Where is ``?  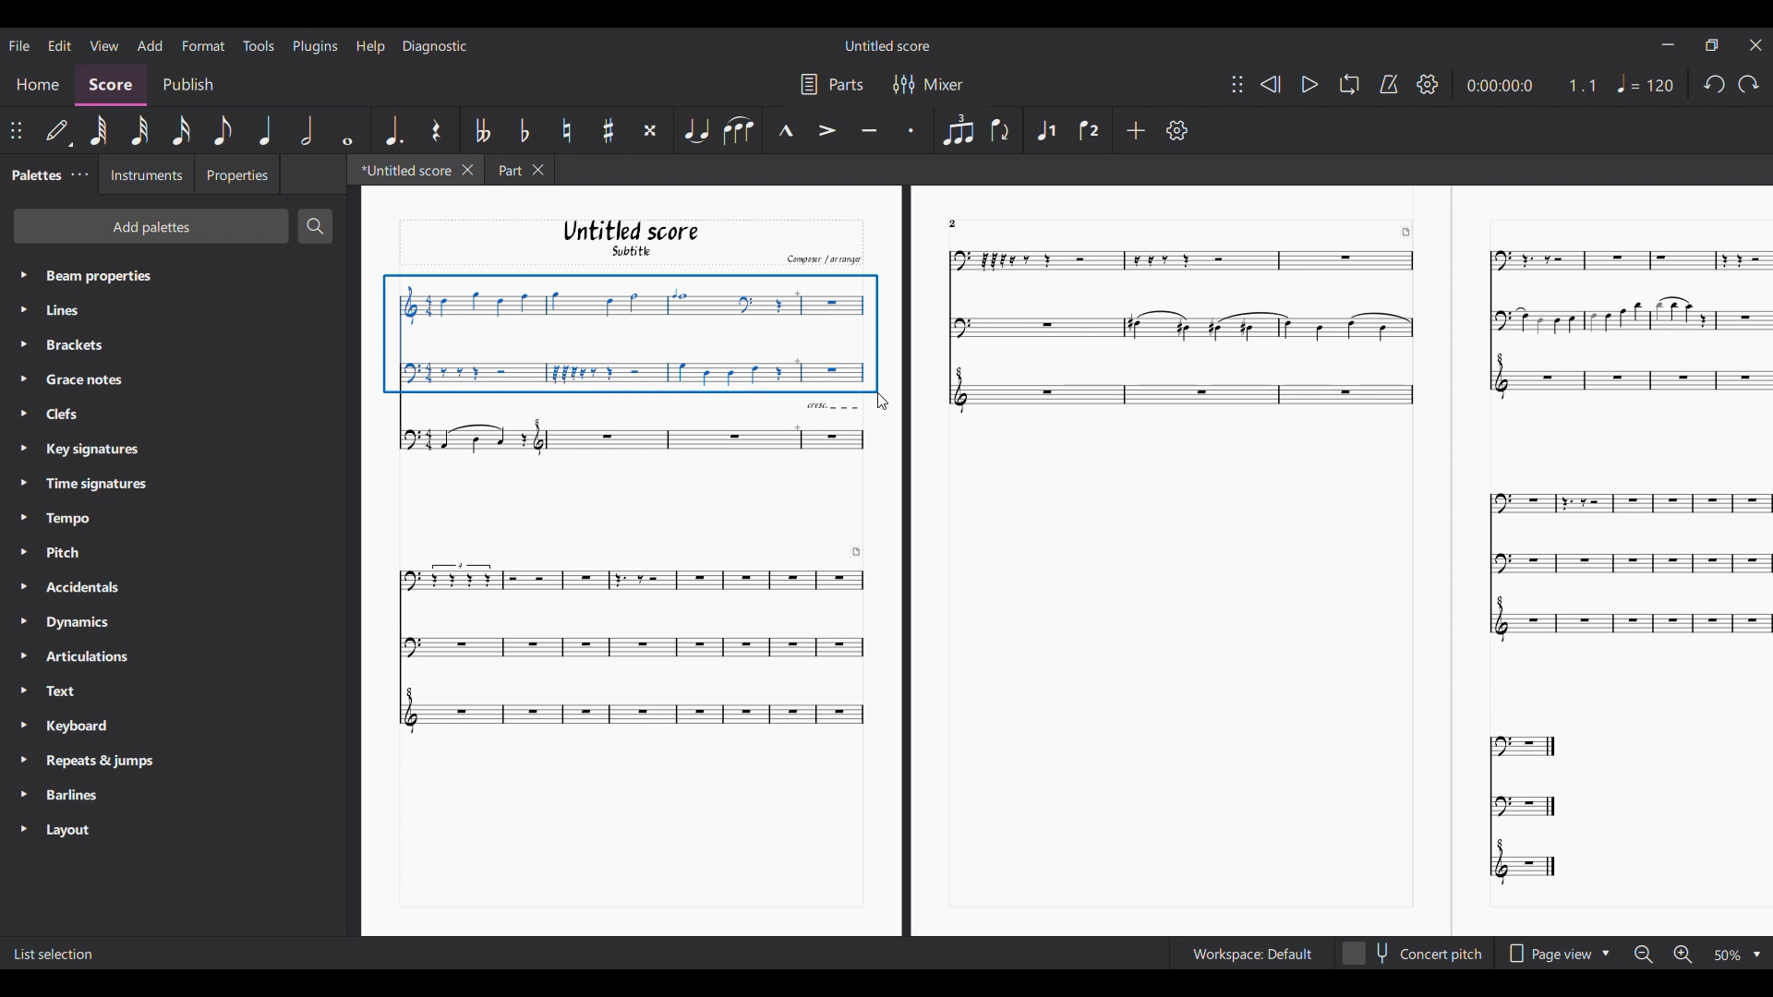  is located at coordinates (1518, 860).